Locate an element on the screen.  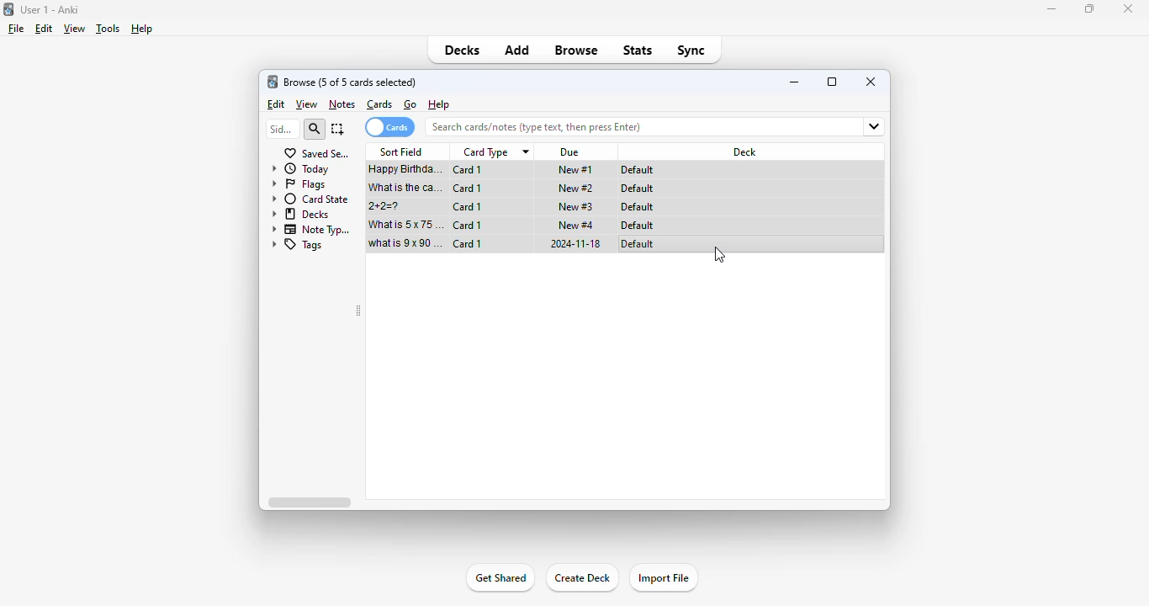
edit is located at coordinates (278, 104).